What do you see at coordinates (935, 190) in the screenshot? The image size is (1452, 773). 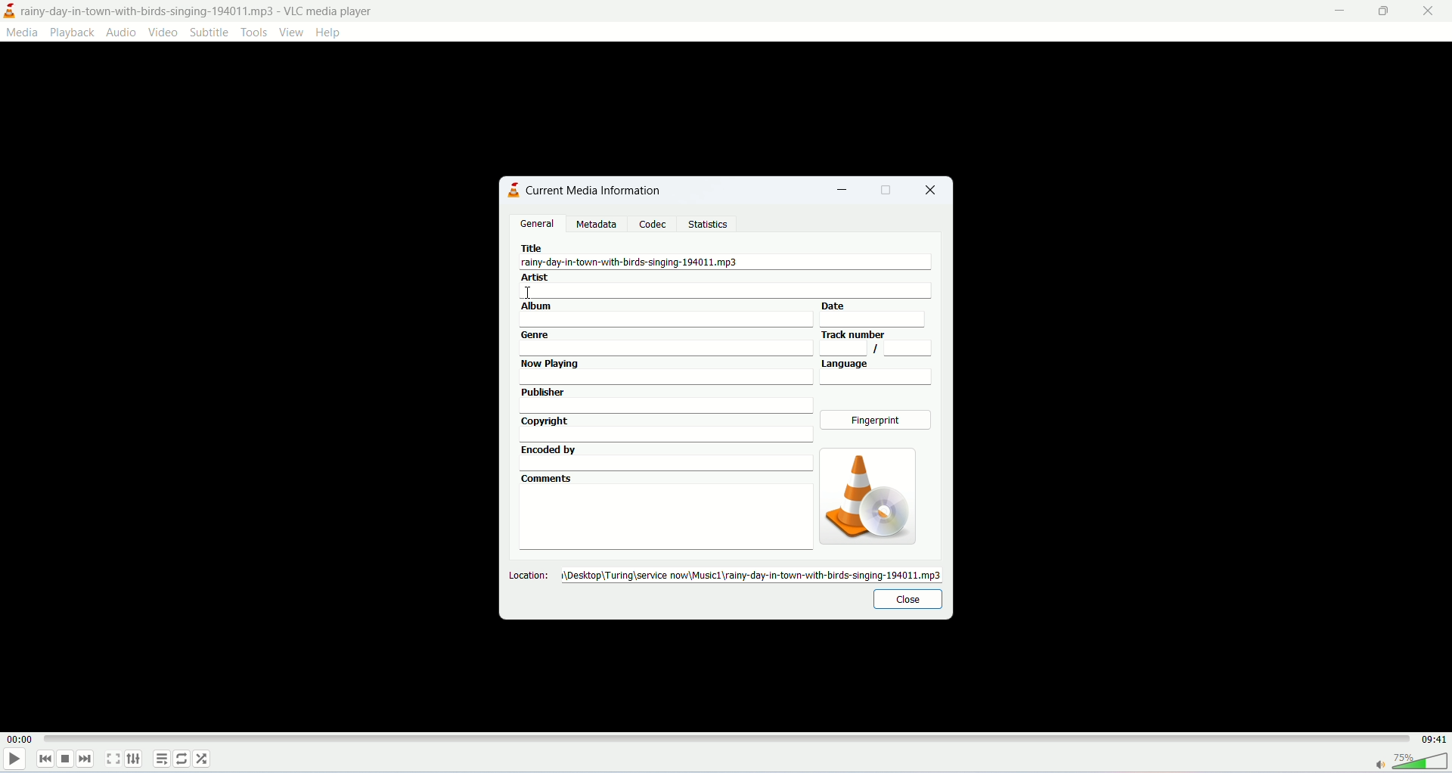 I see `close` at bounding box center [935, 190].